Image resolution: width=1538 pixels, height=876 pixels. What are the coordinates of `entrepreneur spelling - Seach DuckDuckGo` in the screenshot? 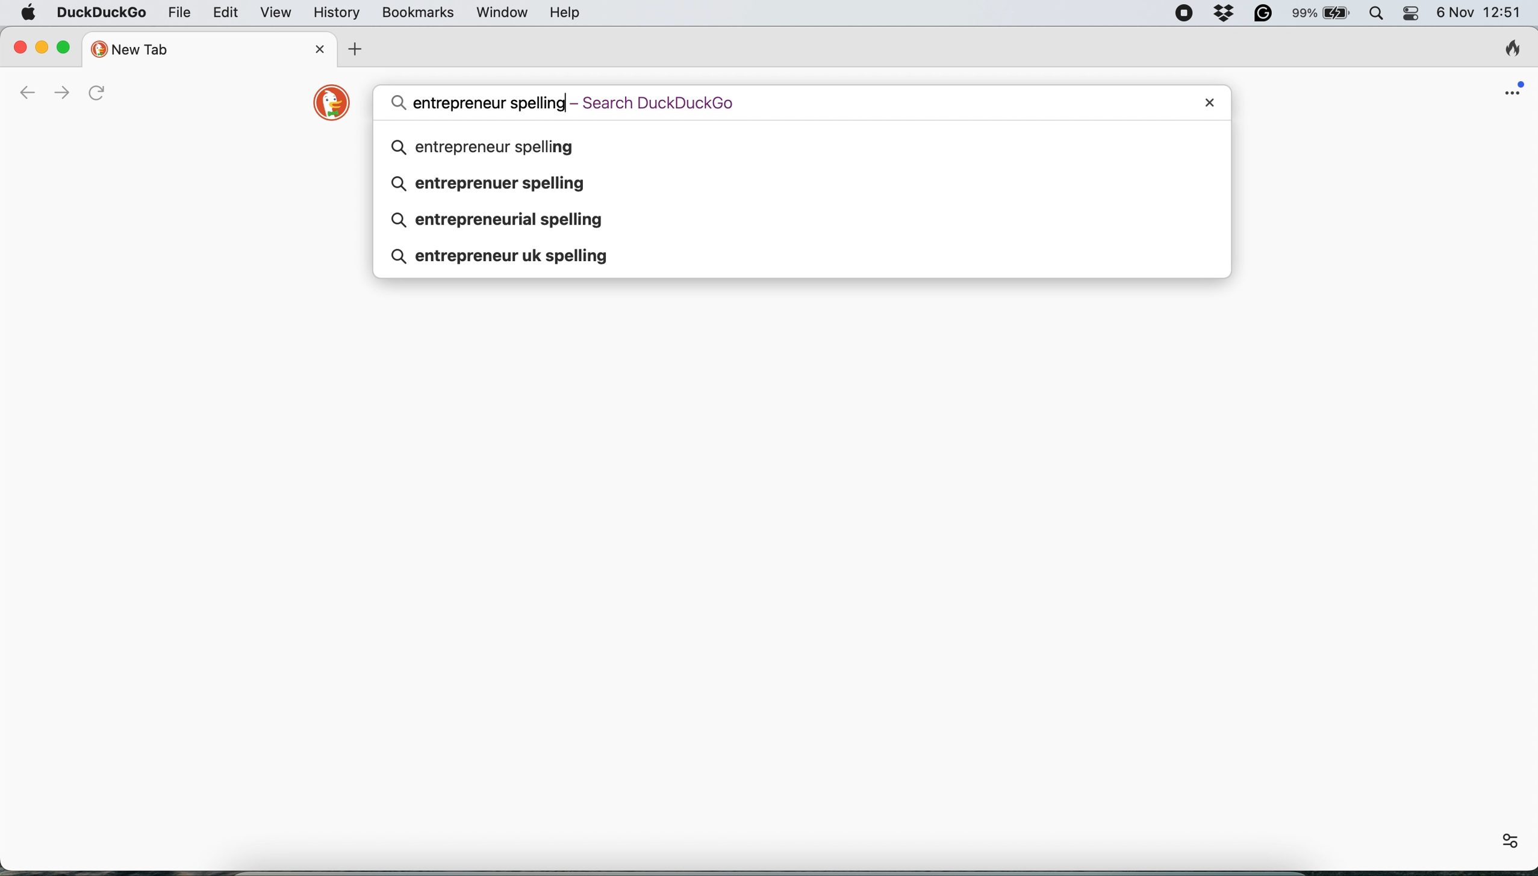 It's located at (562, 103).